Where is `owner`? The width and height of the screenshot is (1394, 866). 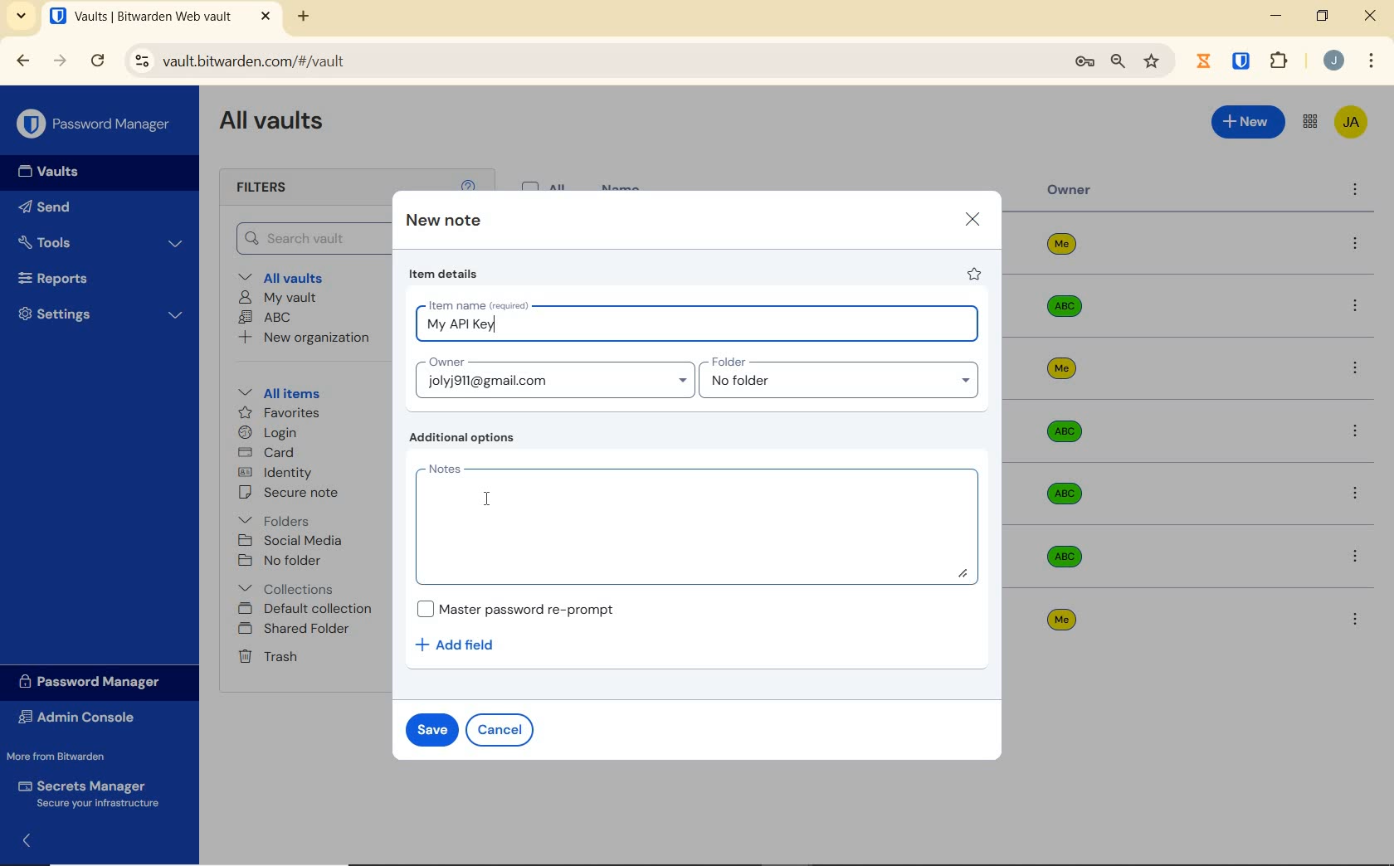
owner is located at coordinates (1070, 192).